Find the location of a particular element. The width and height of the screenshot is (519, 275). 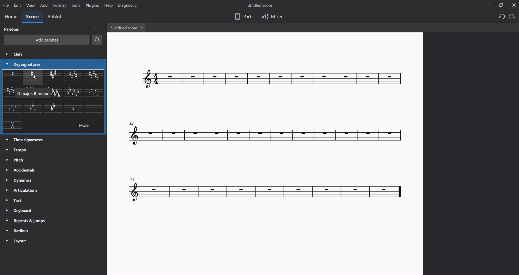

format is located at coordinates (59, 5).